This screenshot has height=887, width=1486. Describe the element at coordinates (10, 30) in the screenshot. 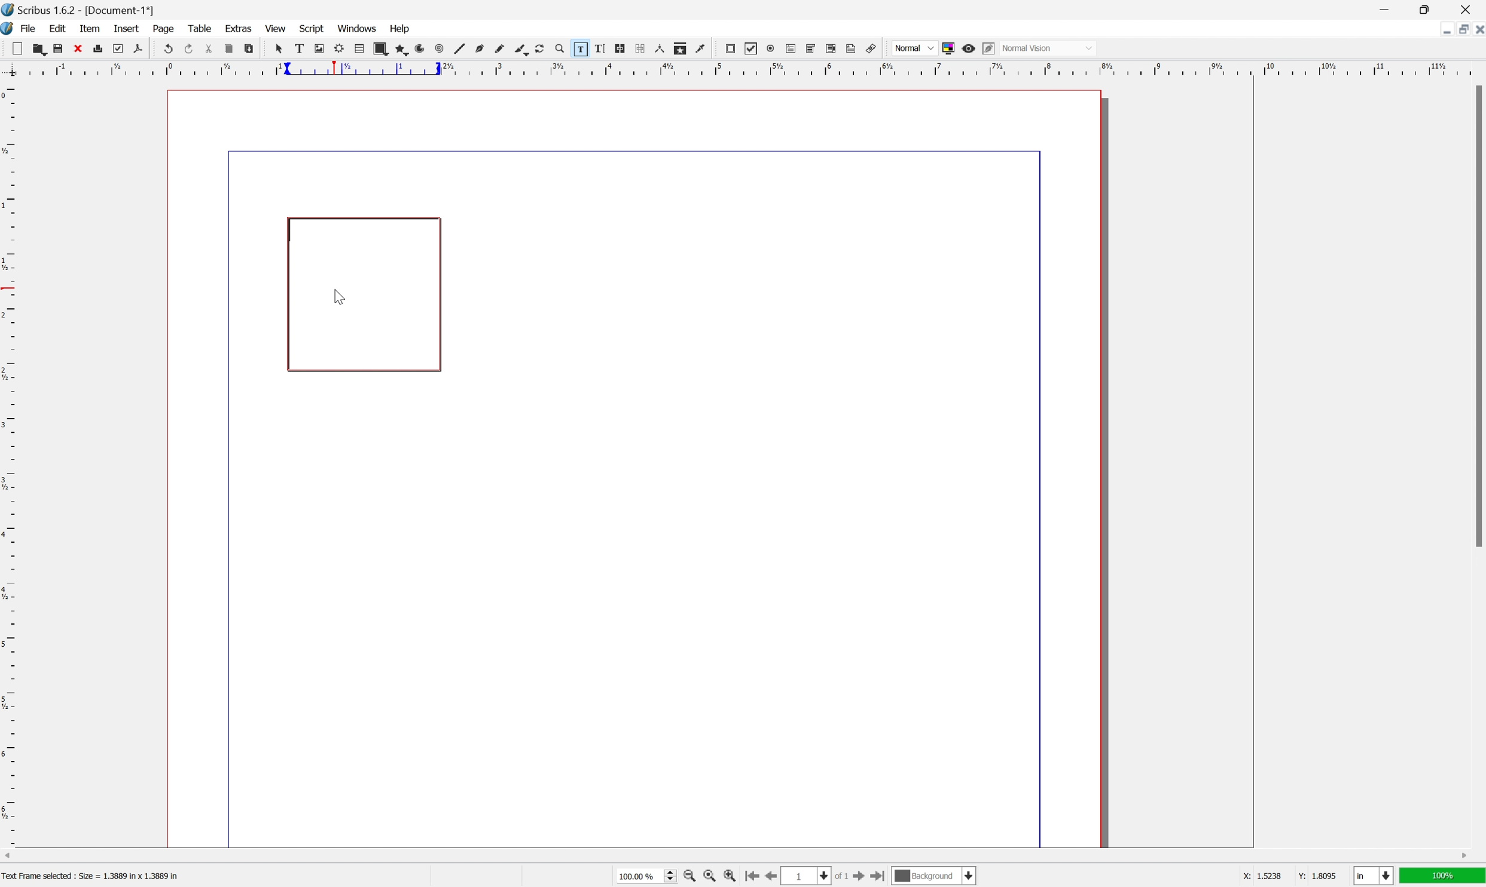

I see `application logo` at that location.